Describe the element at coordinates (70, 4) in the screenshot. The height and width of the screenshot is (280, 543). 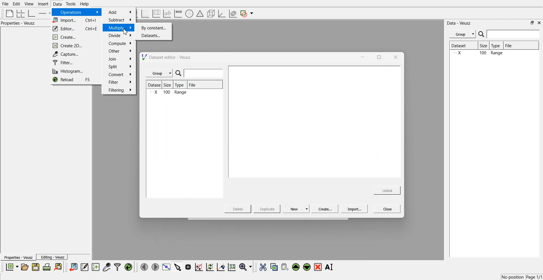
I see `Tools` at that location.